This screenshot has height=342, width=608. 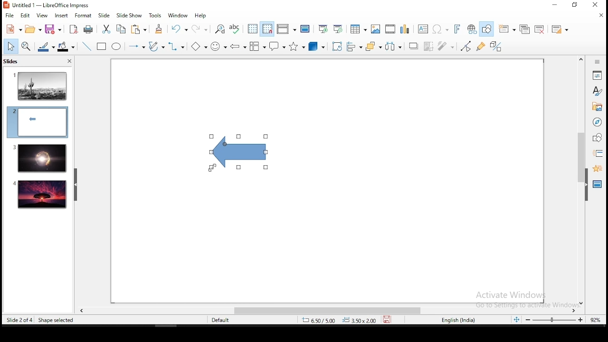 I want to click on shadow, so click(x=413, y=45).